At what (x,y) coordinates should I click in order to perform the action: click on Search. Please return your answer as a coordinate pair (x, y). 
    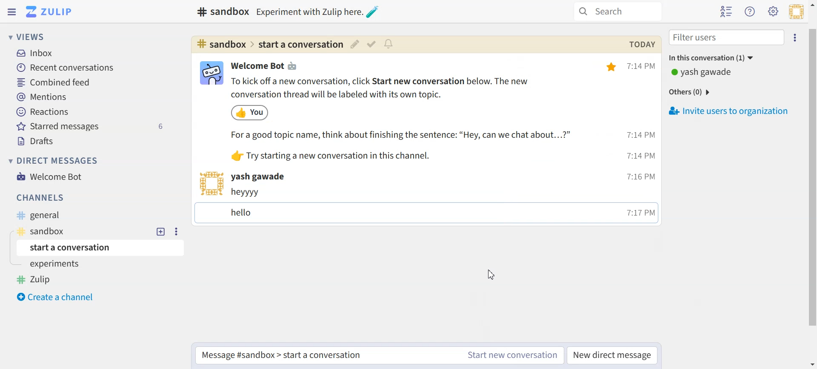
    Looking at the image, I should click on (618, 11).